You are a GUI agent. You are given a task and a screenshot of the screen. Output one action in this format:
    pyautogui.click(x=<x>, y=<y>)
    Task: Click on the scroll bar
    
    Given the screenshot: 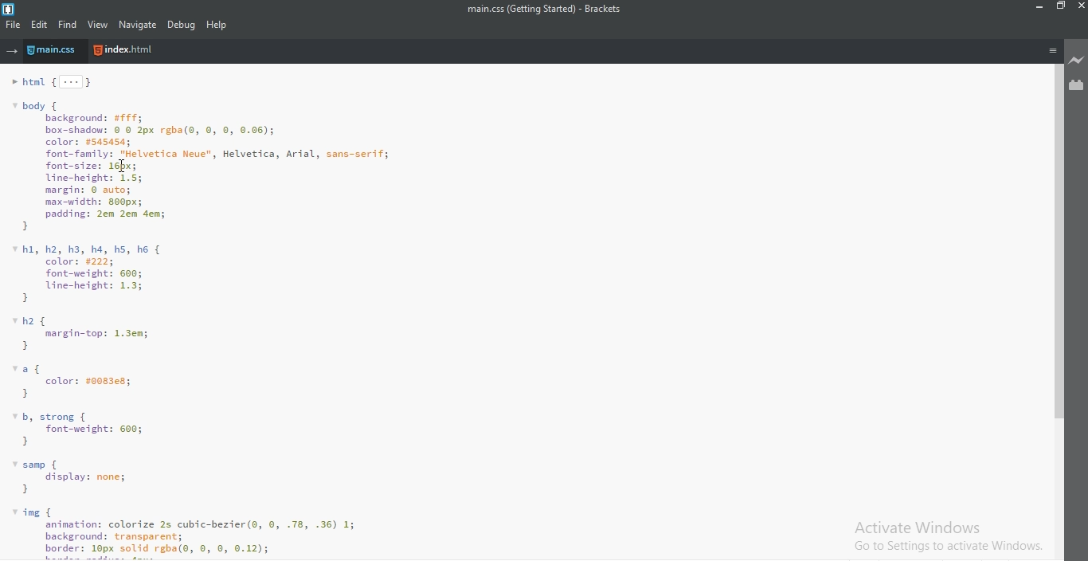 What is the action you would take?
    pyautogui.click(x=1055, y=241)
    